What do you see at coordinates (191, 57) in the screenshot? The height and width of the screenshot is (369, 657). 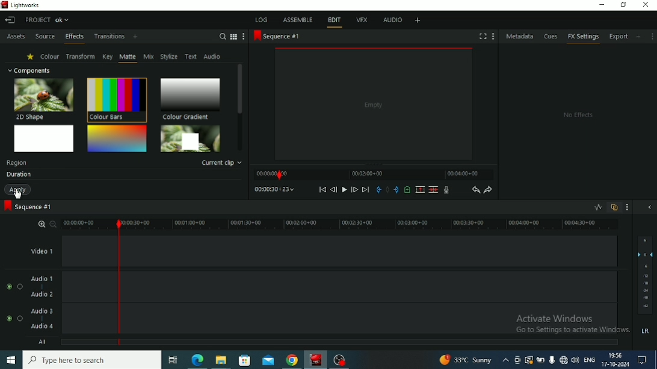 I see `Text` at bounding box center [191, 57].